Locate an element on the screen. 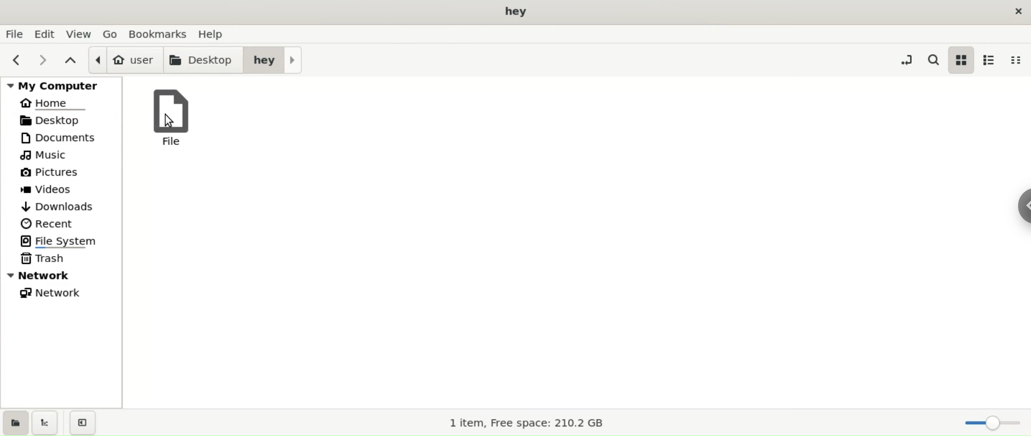  desktop is located at coordinates (201, 61).